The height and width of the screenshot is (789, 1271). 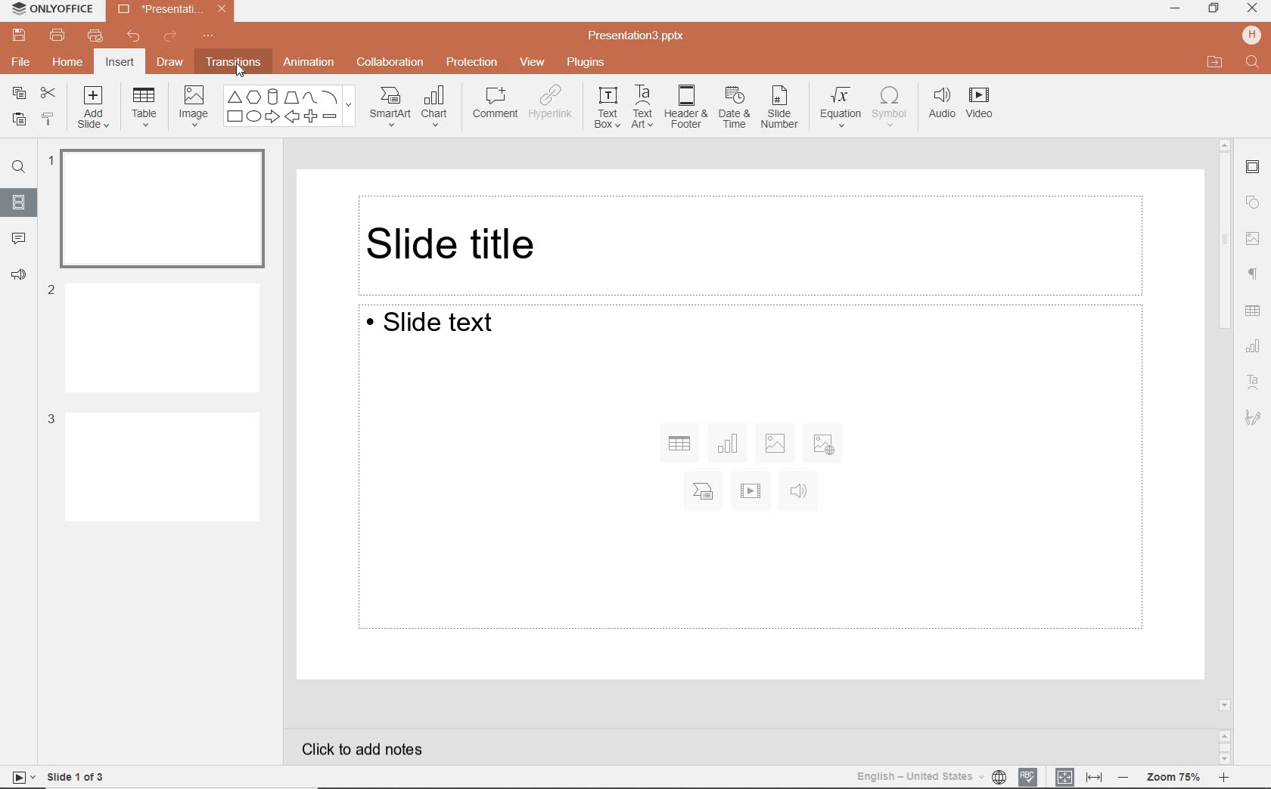 I want to click on chart settings, so click(x=1253, y=346).